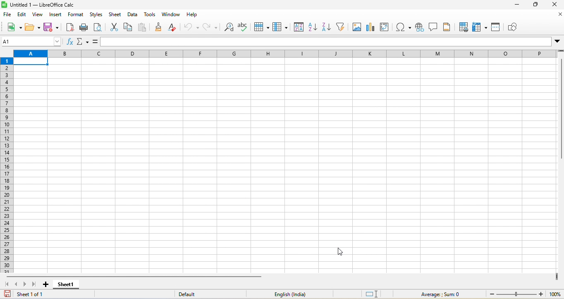  I want to click on find and replace, so click(227, 28).